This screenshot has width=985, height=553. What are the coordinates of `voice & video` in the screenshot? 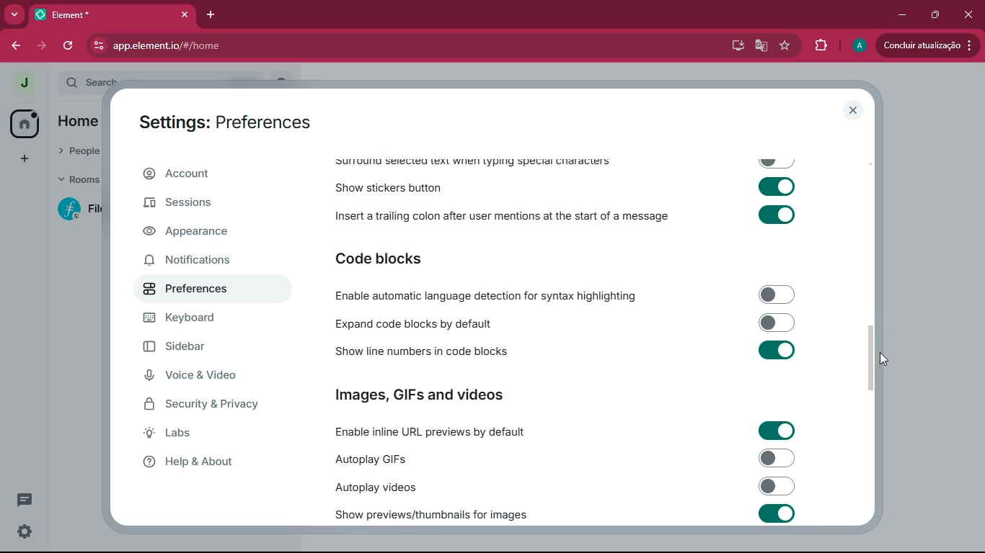 It's located at (213, 377).